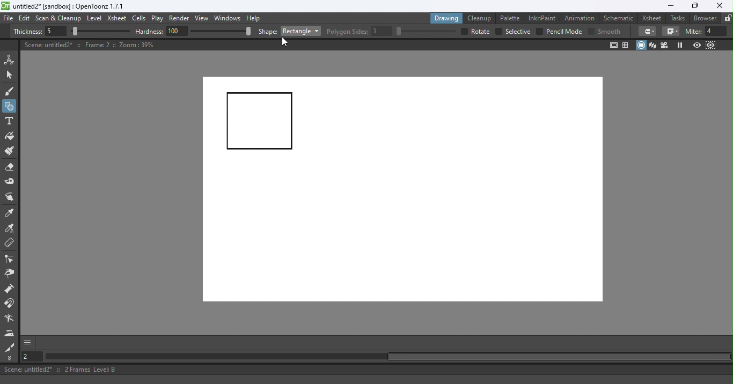  What do you see at coordinates (10, 358) in the screenshot?
I see `More Tools` at bounding box center [10, 358].